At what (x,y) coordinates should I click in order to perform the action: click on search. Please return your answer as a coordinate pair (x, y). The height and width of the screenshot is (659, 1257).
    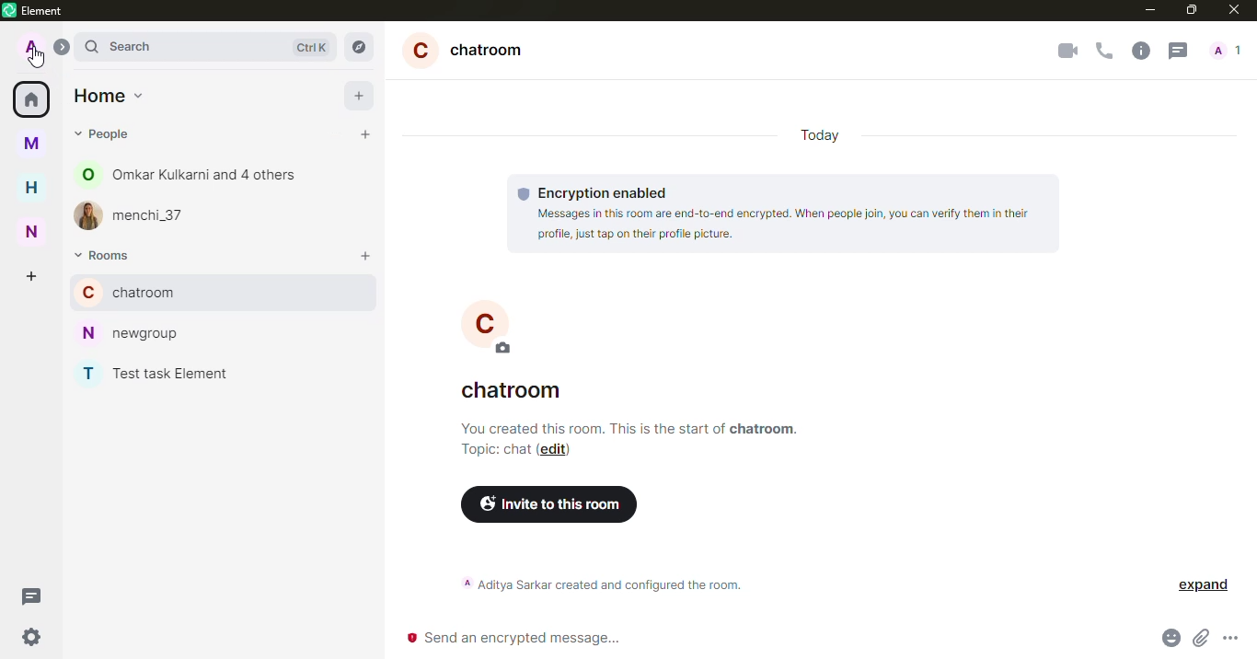
    Looking at the image, I should click on (140, 45).